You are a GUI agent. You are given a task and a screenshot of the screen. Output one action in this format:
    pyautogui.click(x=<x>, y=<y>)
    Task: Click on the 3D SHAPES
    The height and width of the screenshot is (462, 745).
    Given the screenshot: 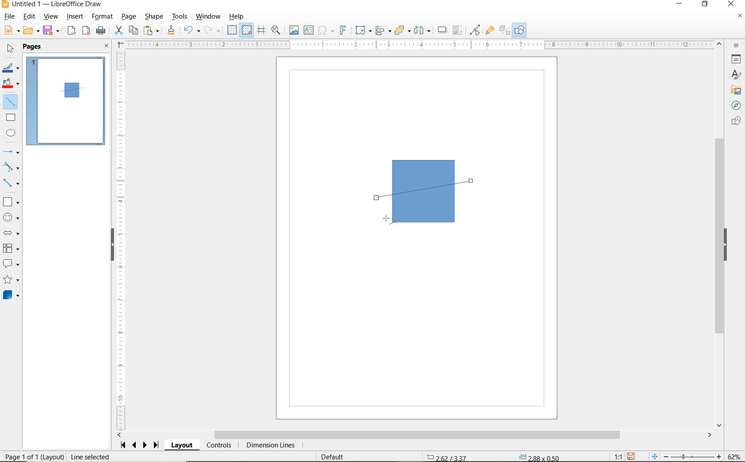 What is the action you would take?
    pyautogui.click(x=11, y=295)
    